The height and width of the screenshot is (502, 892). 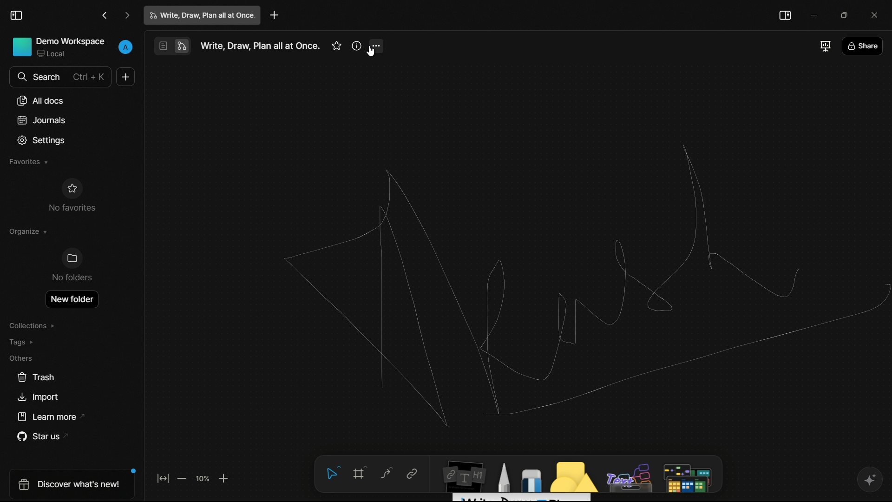 What do you see at coordinates (24, 343) in the screenshot?
I see `tags` at bounding box center [24, 343].